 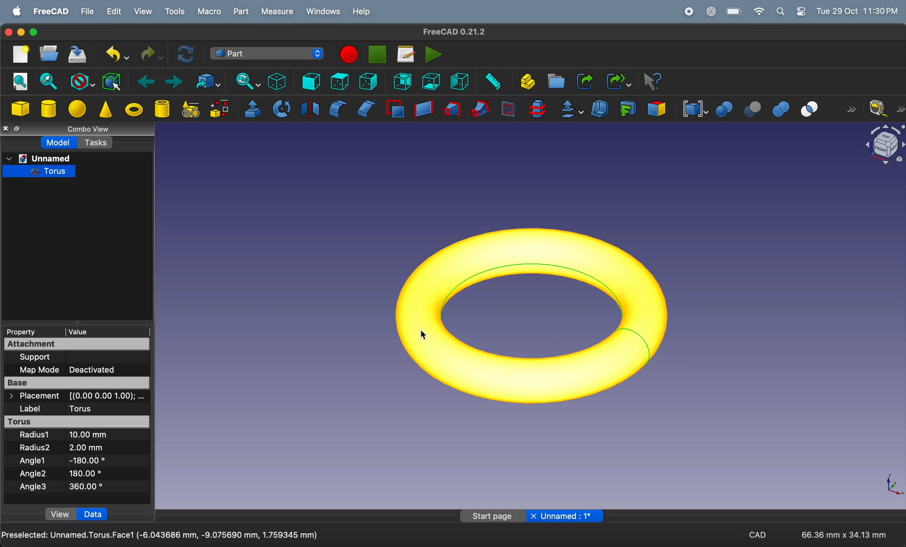 I want to click on undo, so click(x=117, y=54).